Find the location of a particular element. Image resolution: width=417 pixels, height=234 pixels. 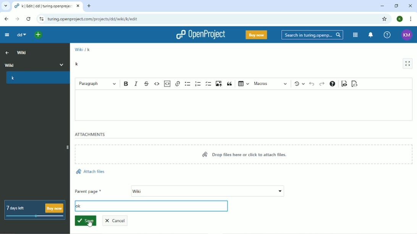

Reload this page is located at coordinates (28, 19).